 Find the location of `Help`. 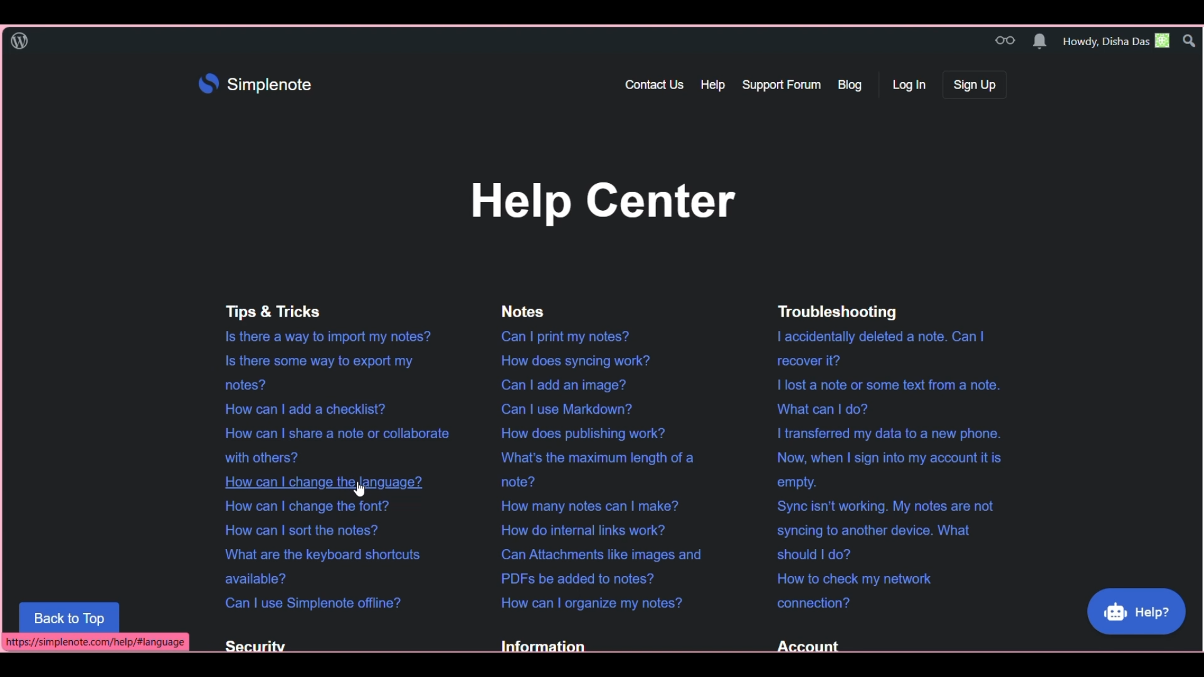

Help is located at coordinates (715, 84).